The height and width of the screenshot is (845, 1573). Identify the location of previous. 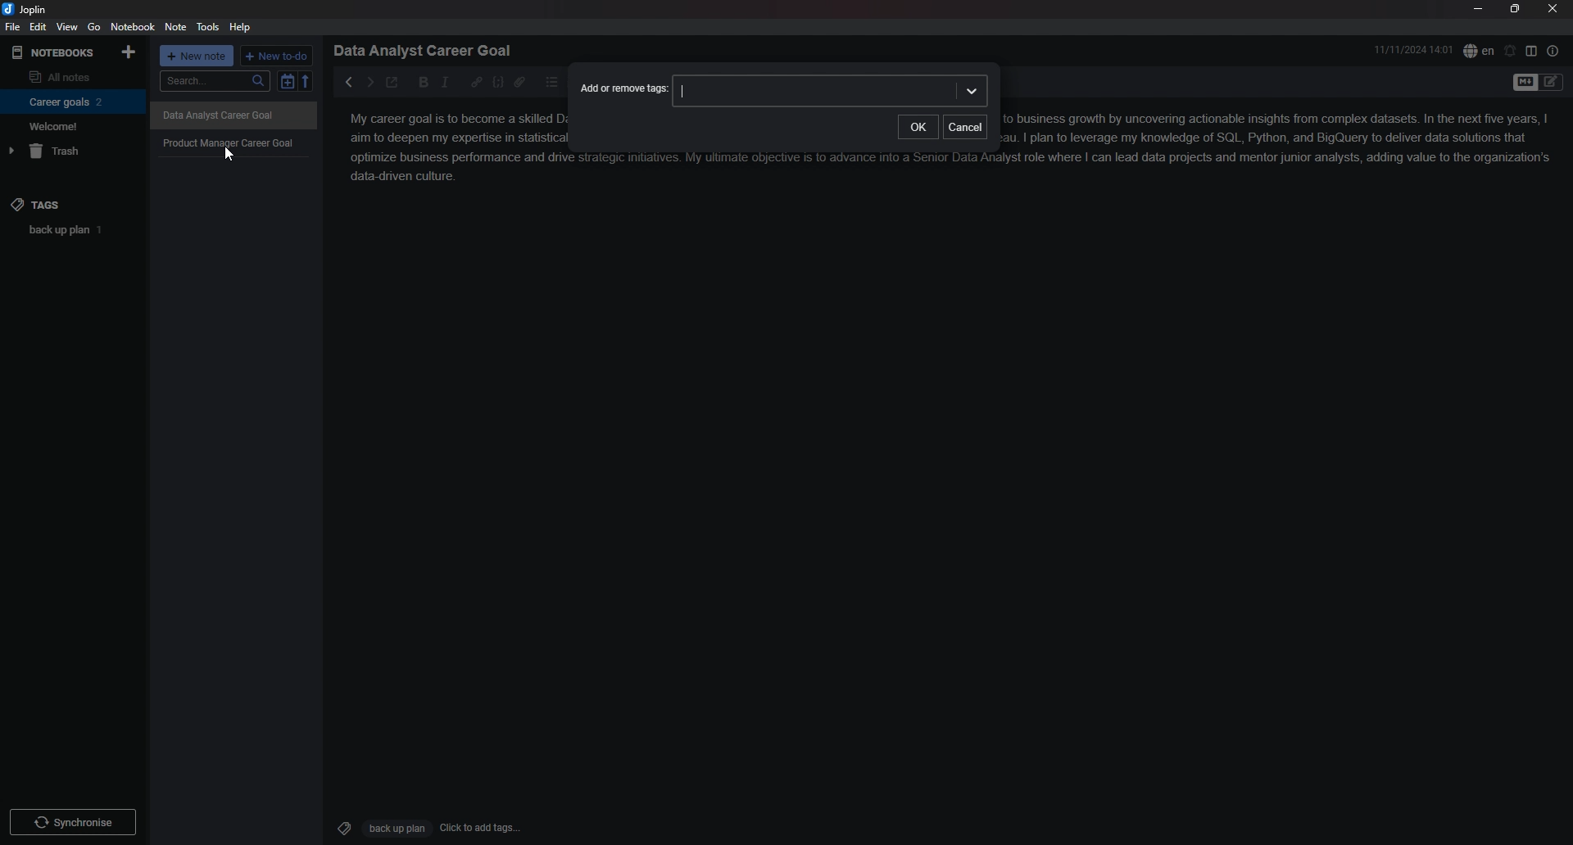
(347, 82).